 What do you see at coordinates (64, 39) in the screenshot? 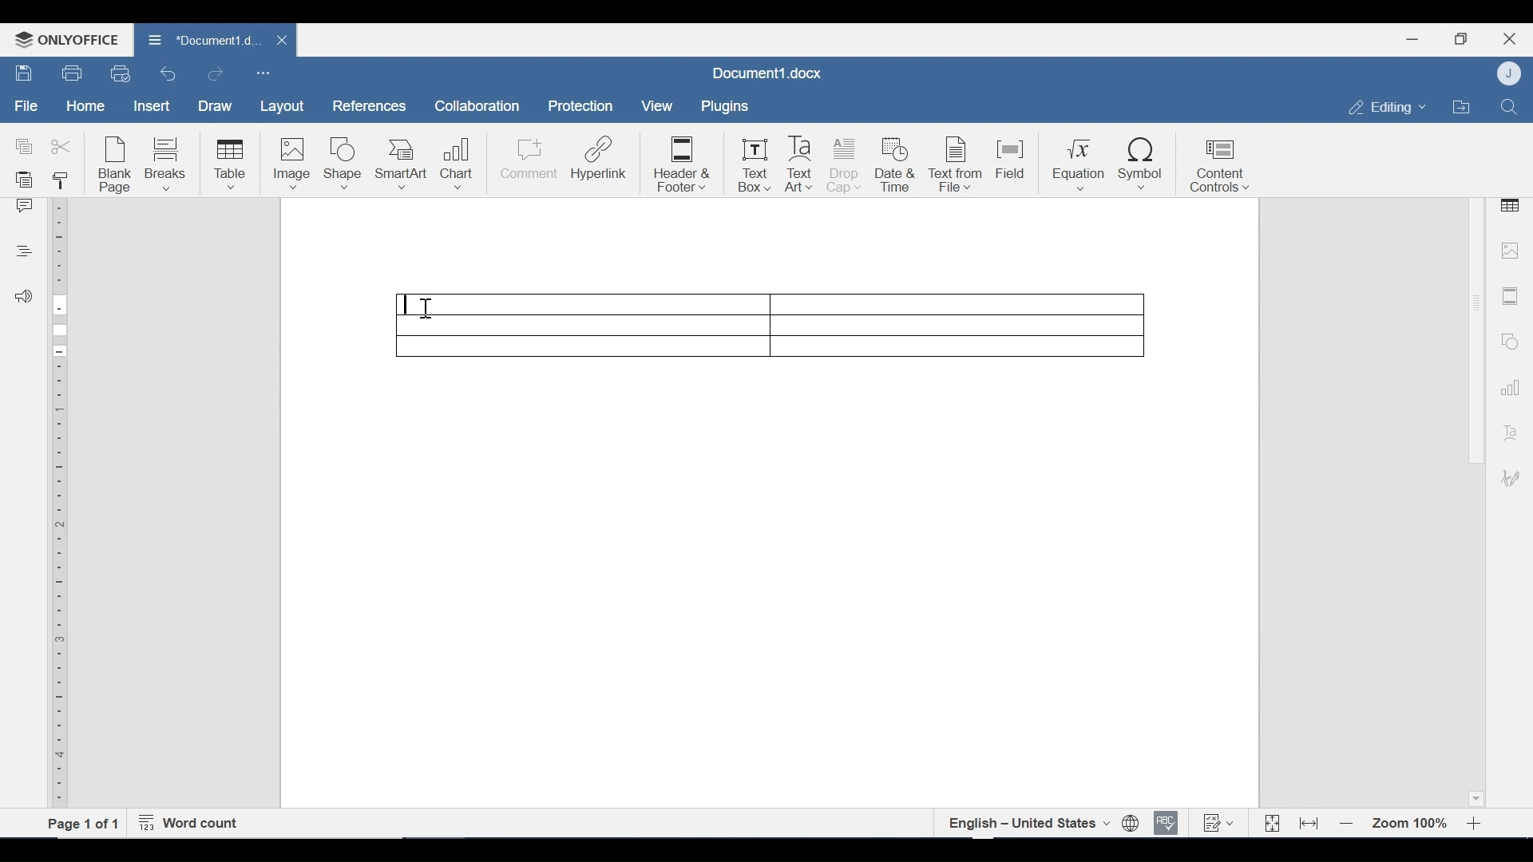
I see `OnlyOffice` at bounding box center [64, 39].